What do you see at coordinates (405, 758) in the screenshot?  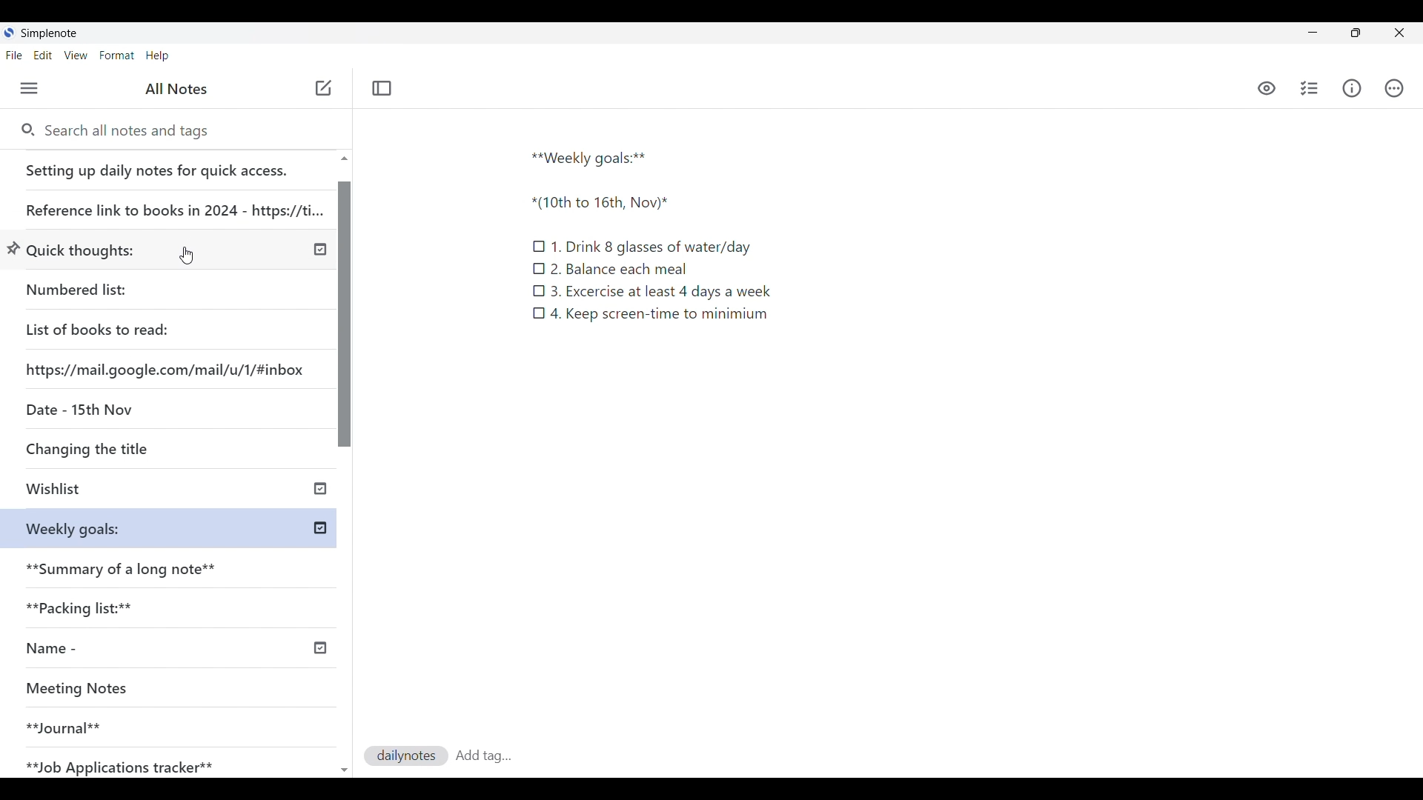 I see `dailynotes` at bounding box center [405, 758].